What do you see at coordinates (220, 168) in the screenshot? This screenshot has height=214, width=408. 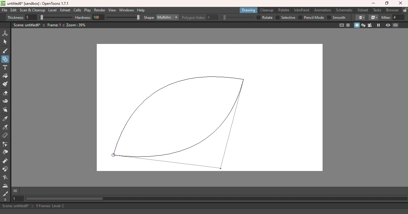 I see `Cursor` at bounding box center [220, 168].